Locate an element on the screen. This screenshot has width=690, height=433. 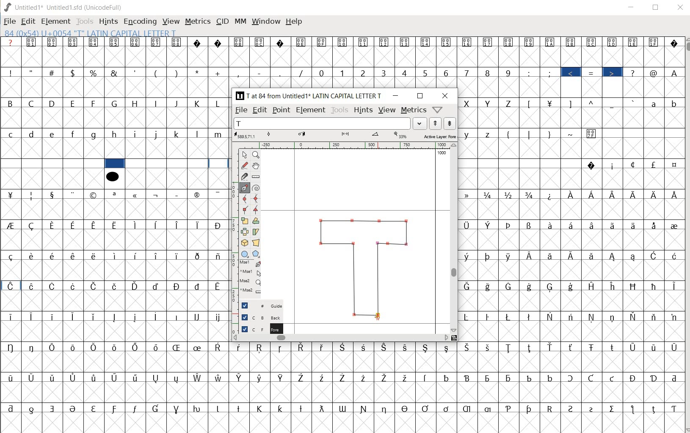
Symbol is located at coordinates (345, 378).